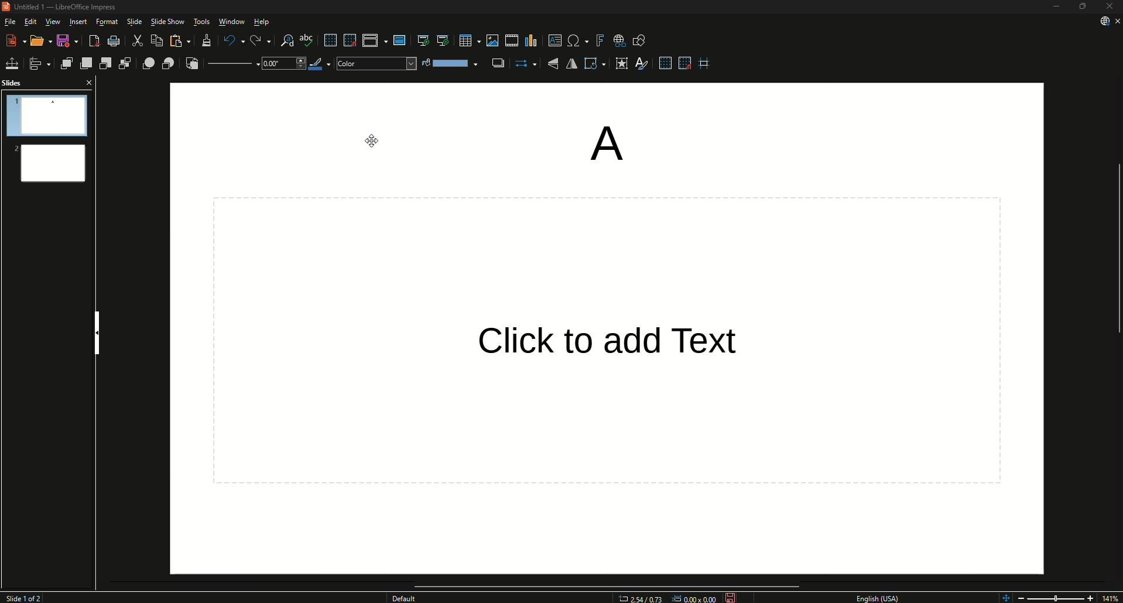  What do you see at coordinates (318, 66) in the screenshot?
I see `Line Color` at bounding box center [318, 66].